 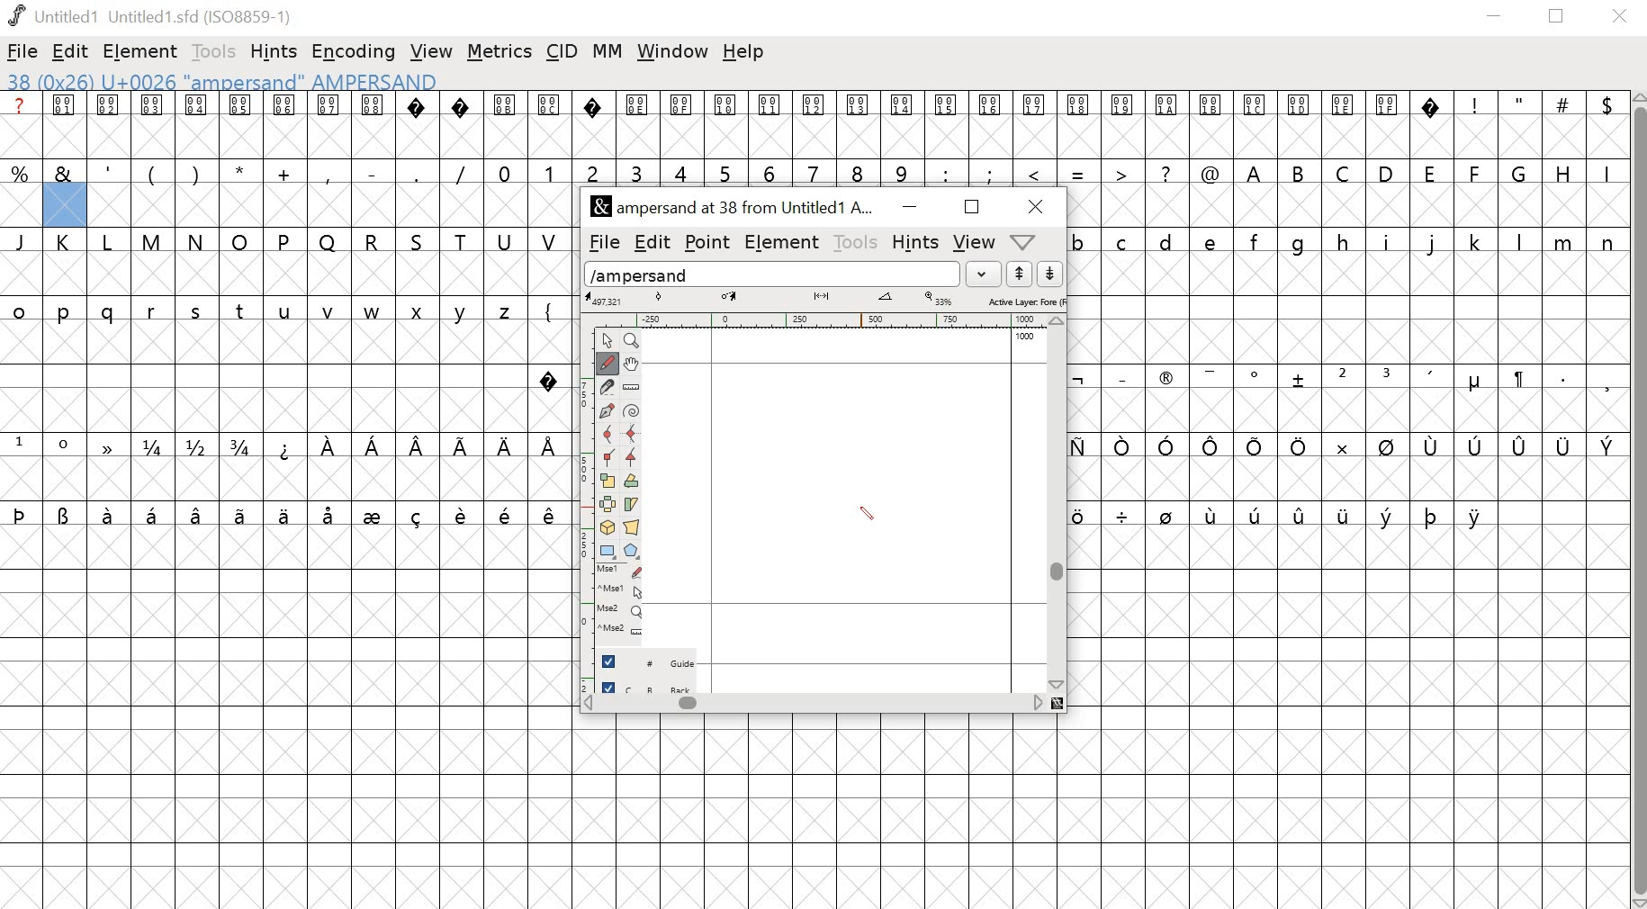 What do you see at coordinates (328, 312) in the screenshot?
I see `v` at bounding box center [328, 312].